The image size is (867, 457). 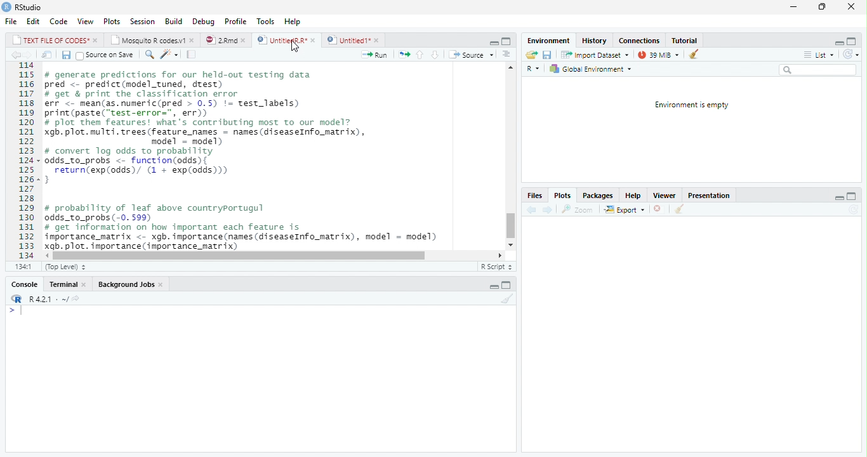 What do you see at coordinates (693, 55) in the screenshot?
I see `Clean` at bounding box center [693, 55].